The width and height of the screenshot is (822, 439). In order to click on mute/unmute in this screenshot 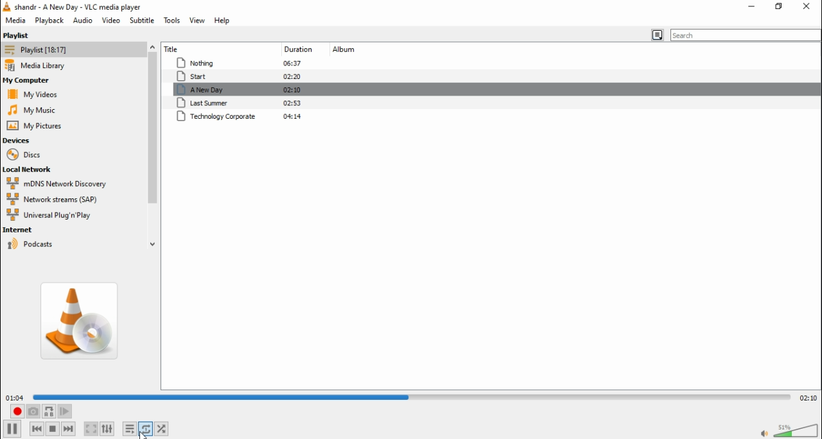, I will do `click(762, 433)`.